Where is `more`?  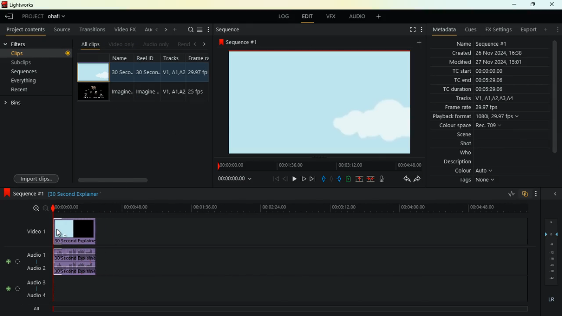 more is located at coordinates (556, 30).